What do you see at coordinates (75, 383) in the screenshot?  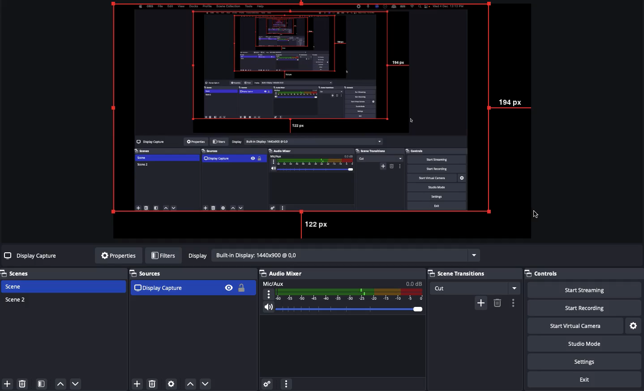 I see `Move down` at bounding box center [75, 383].